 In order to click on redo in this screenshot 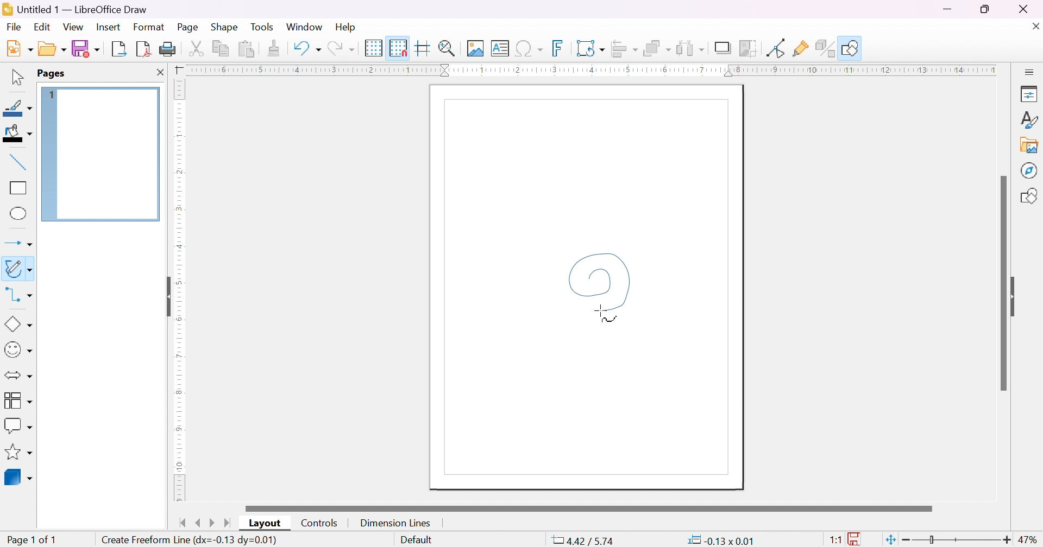, I will do `click(340, 48)`.